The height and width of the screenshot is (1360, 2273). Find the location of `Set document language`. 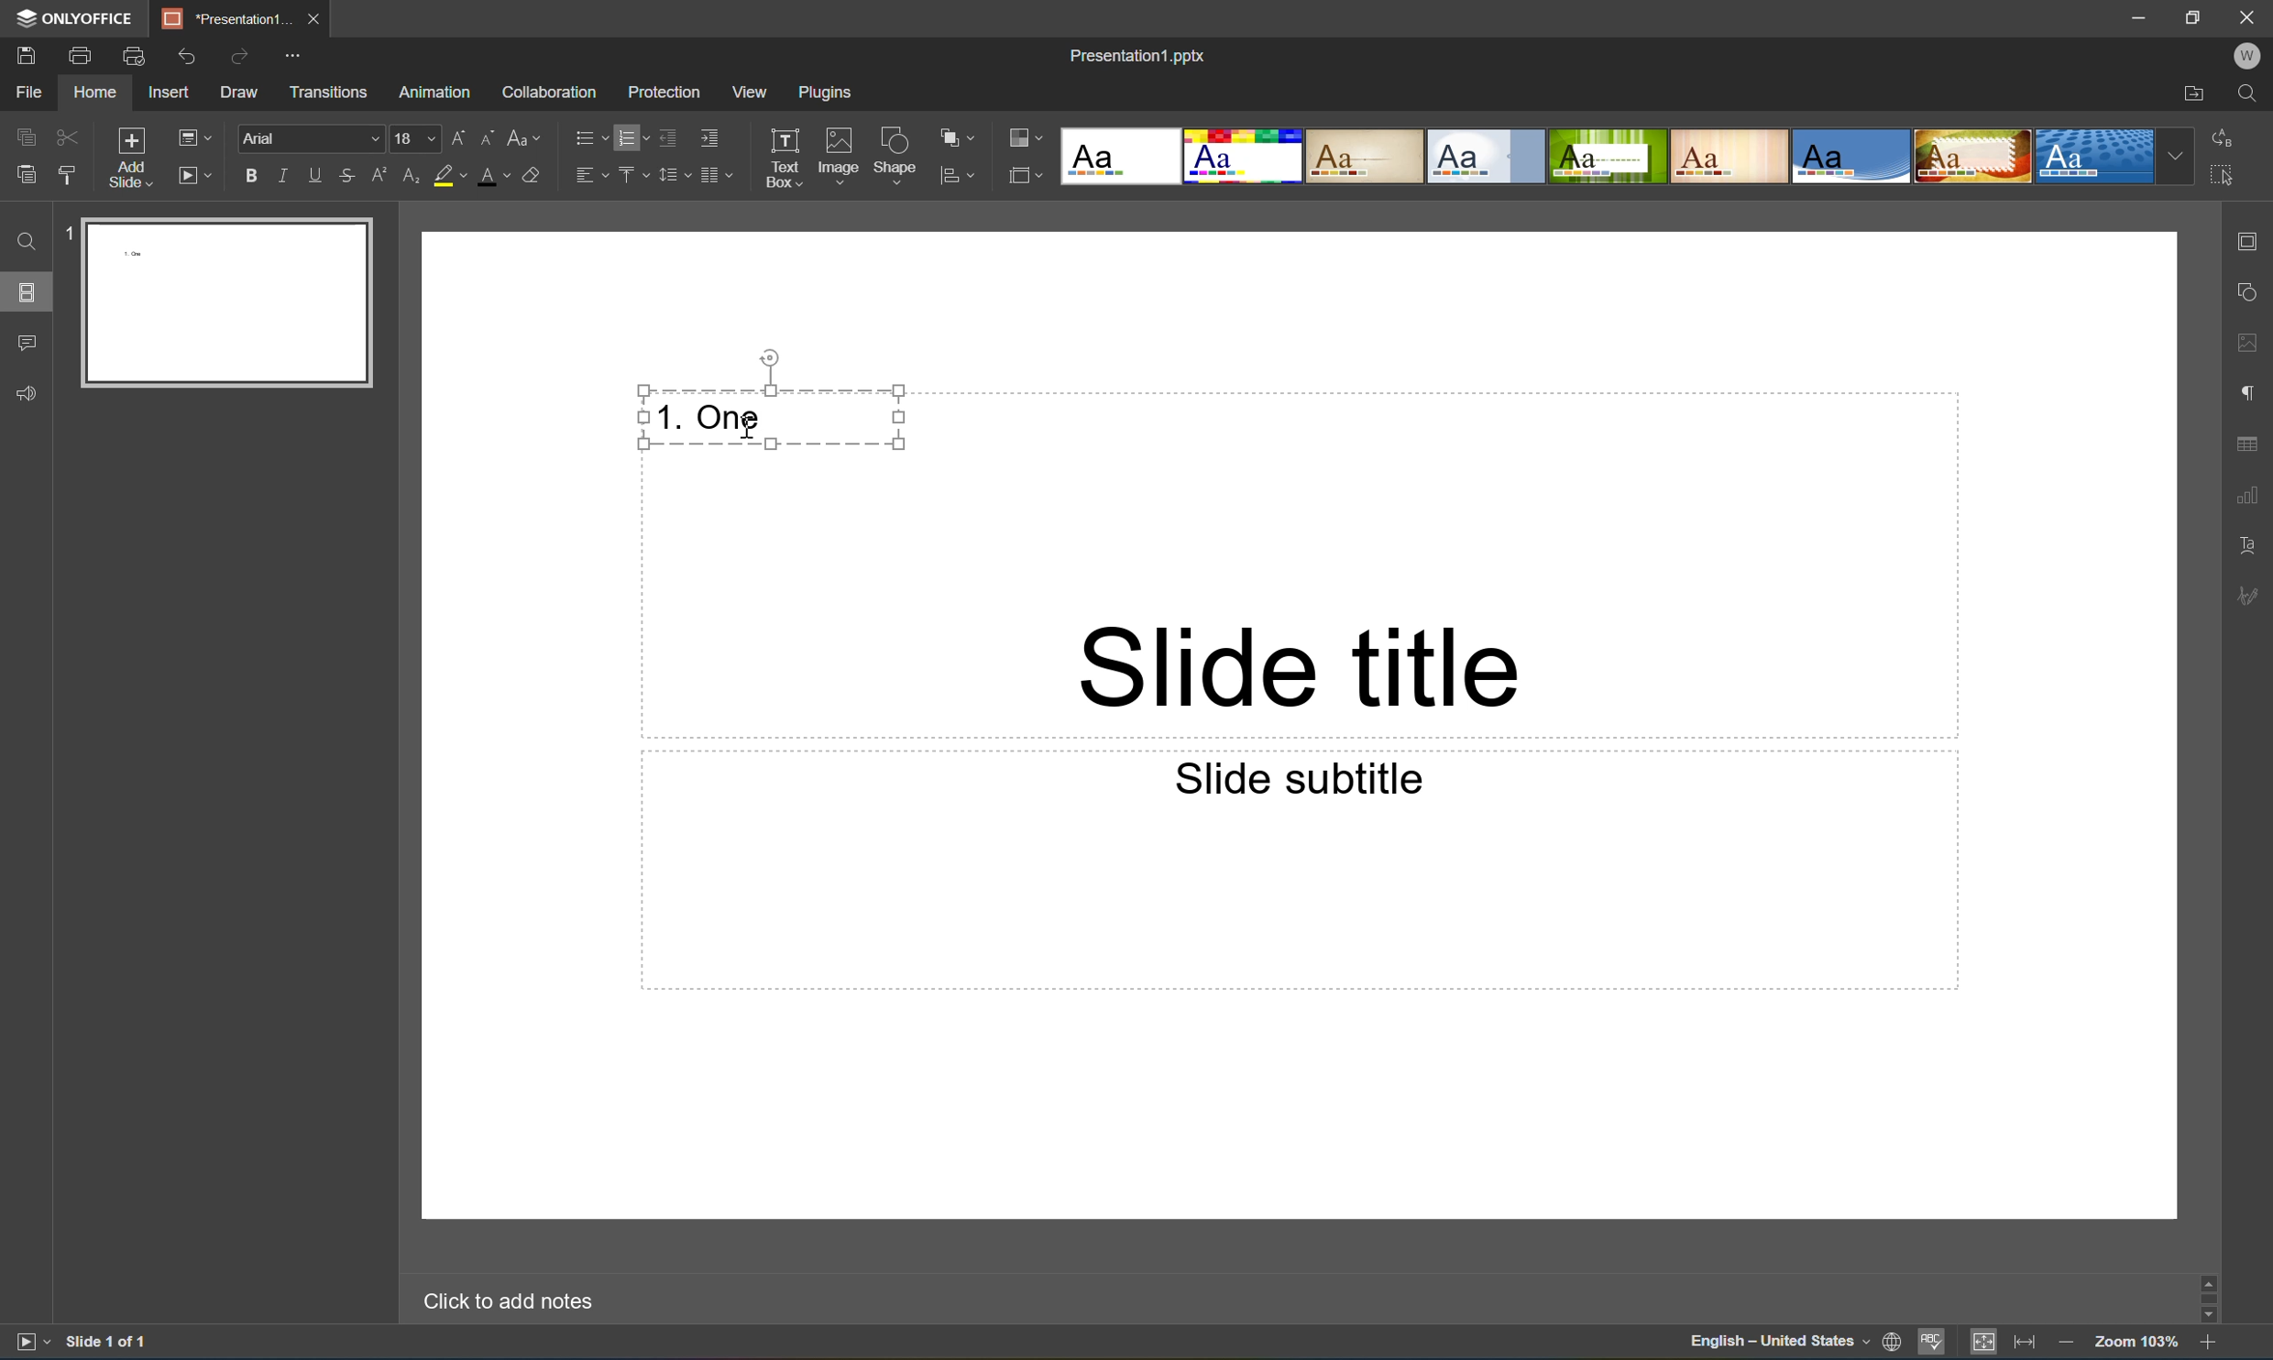

Set document language is located at coordinates (1890, 1344).